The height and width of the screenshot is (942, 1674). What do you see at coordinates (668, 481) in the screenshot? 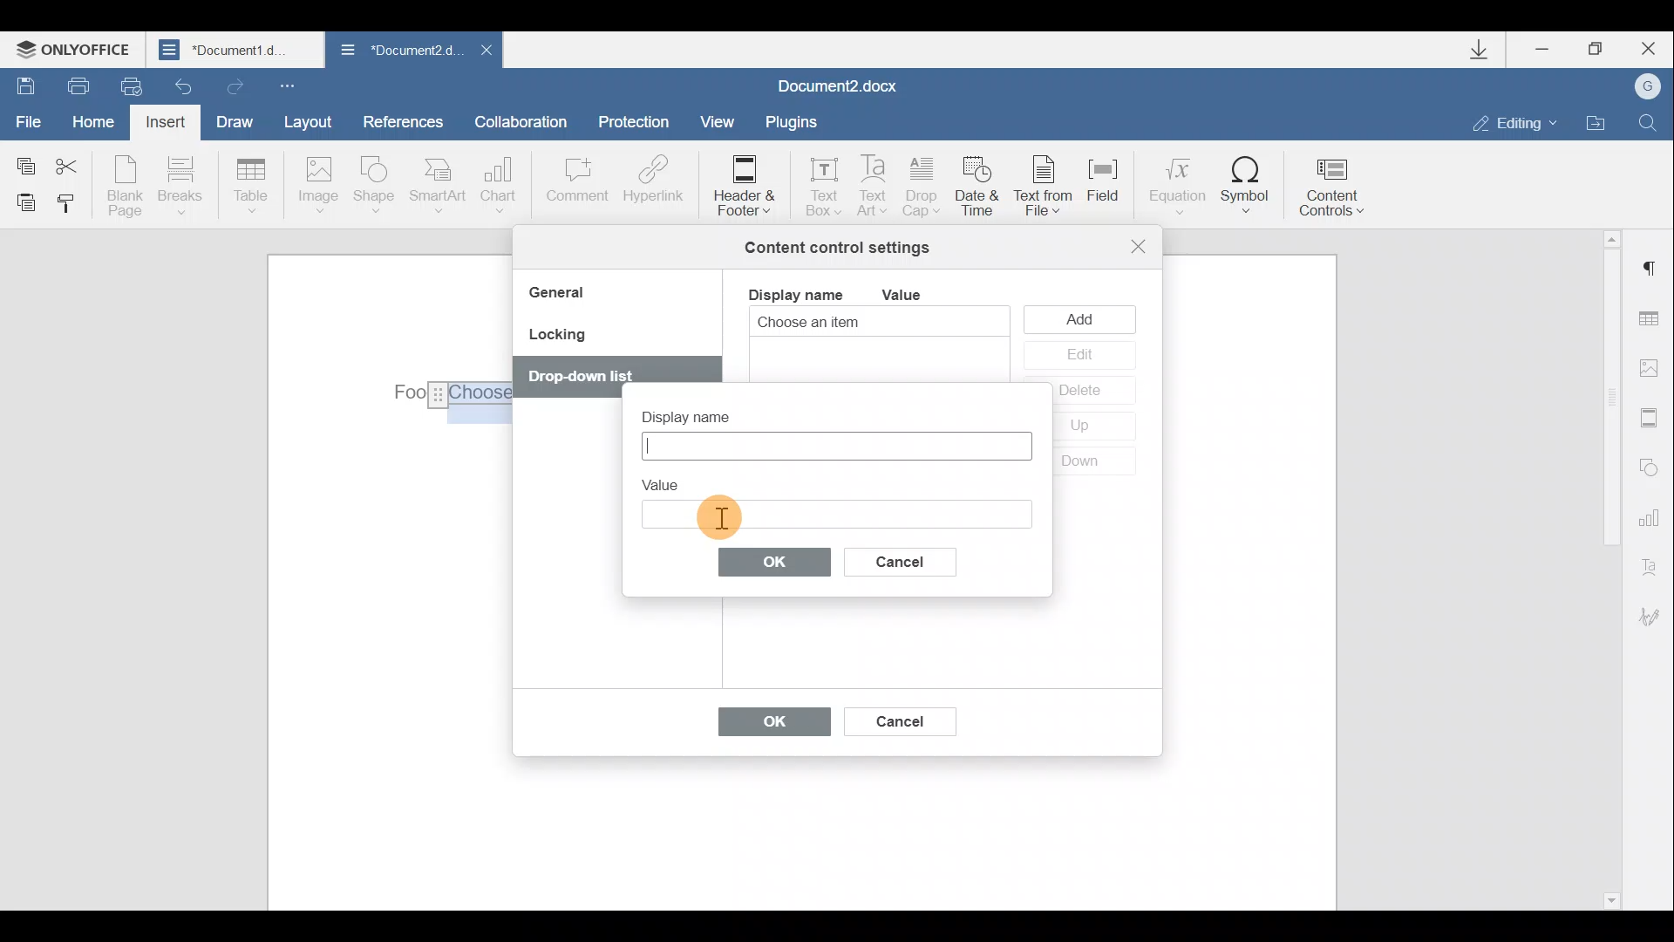
I see `Value` at bounding box center [668, 481].